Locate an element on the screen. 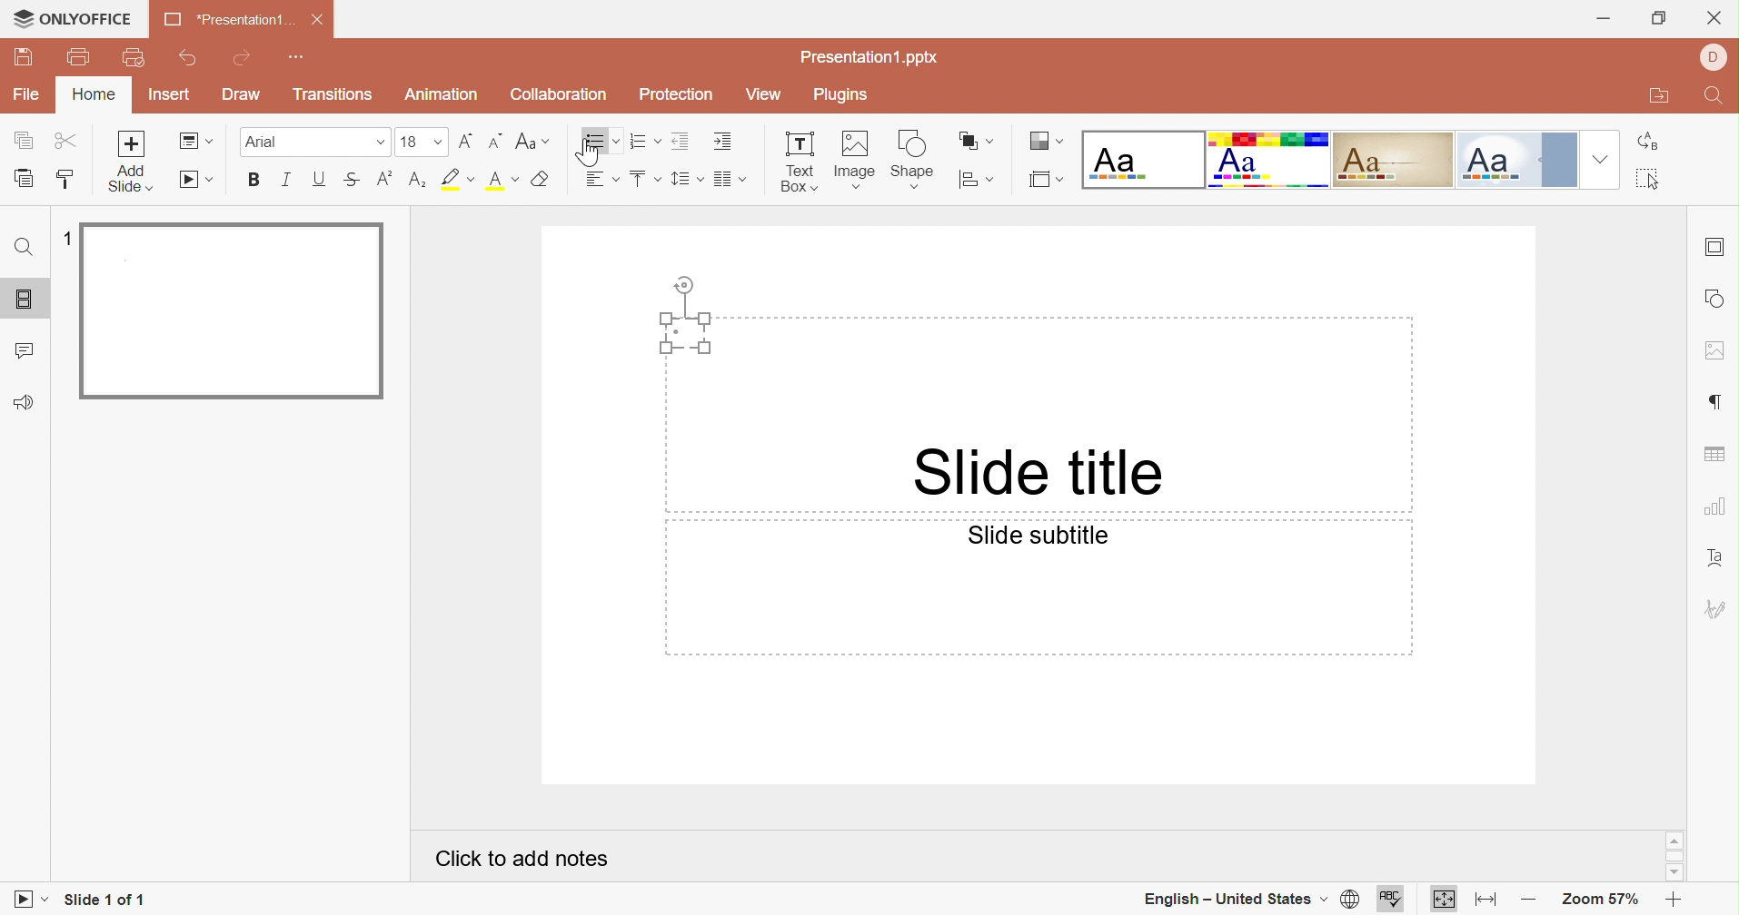 The image size is (1739, 915). Quick Print is located at coordinates (134, 60).